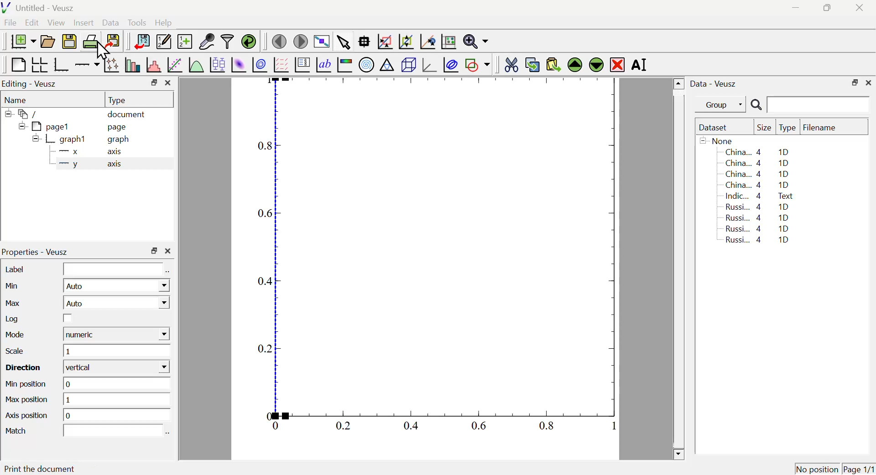  What do you see at coordinates (112, 431) in the screenshot?
I see `Input` at bounding box center [112, 431].